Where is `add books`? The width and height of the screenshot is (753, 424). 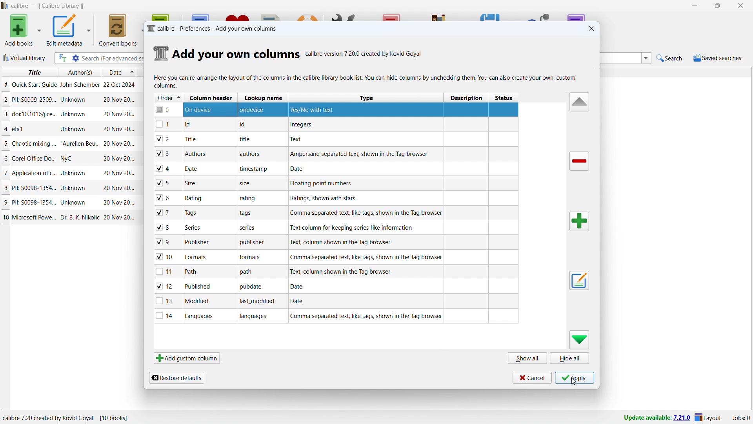 add books is located at coordinates (19, 30).